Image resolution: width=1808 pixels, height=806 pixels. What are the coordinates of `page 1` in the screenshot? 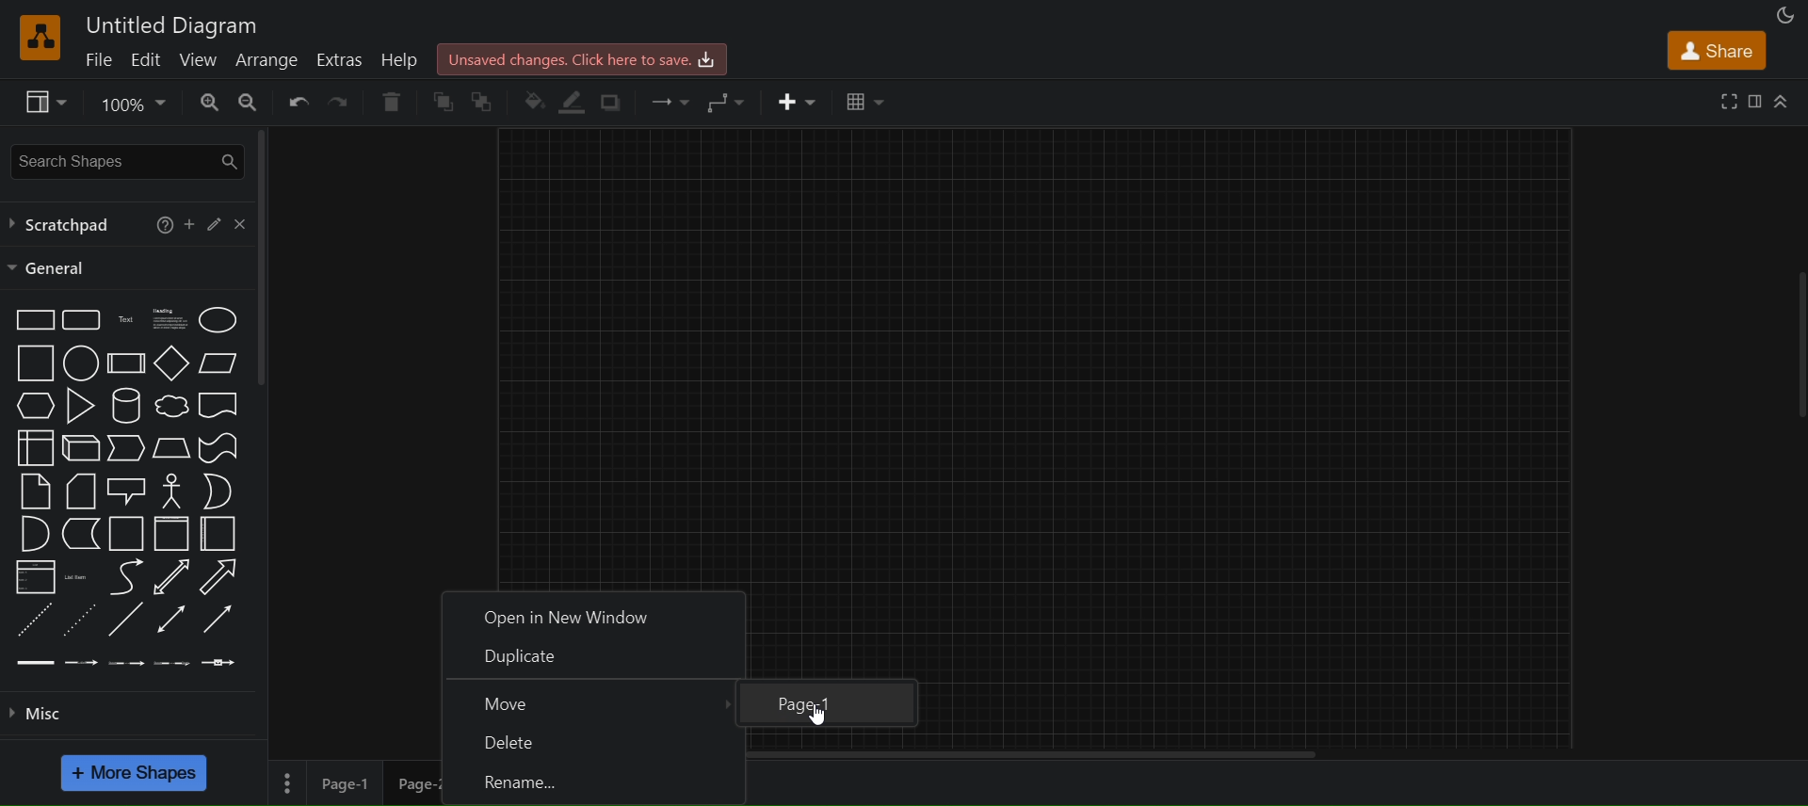 It's located at (347, 783).